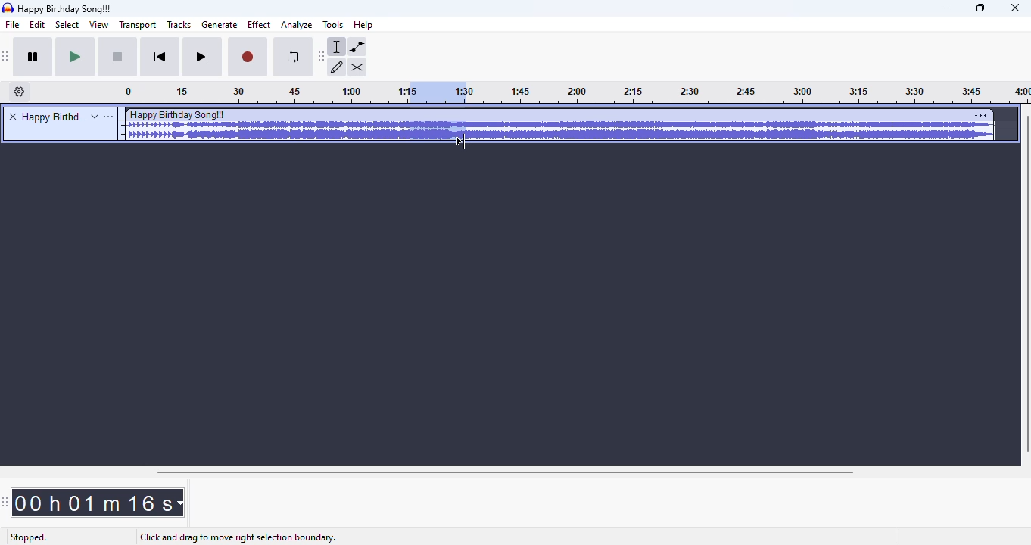  I want to click on audacity tools toolbar, so click(321, 57).